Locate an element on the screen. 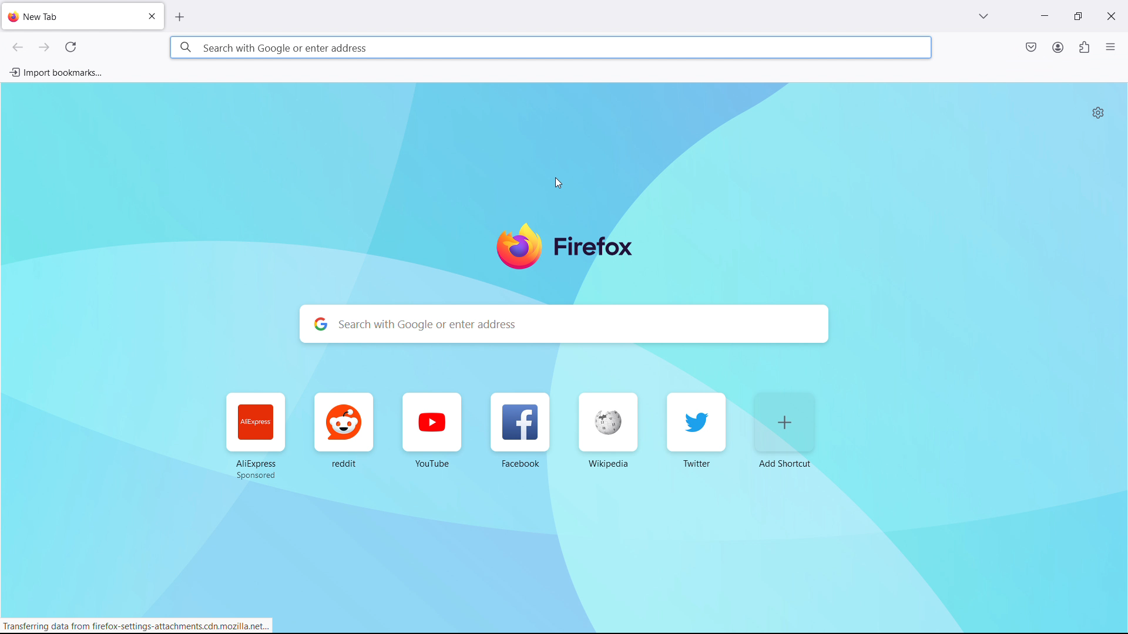 The height and width of the screenshot is (634, 1128). close tab is located at coordinates (184, 16).